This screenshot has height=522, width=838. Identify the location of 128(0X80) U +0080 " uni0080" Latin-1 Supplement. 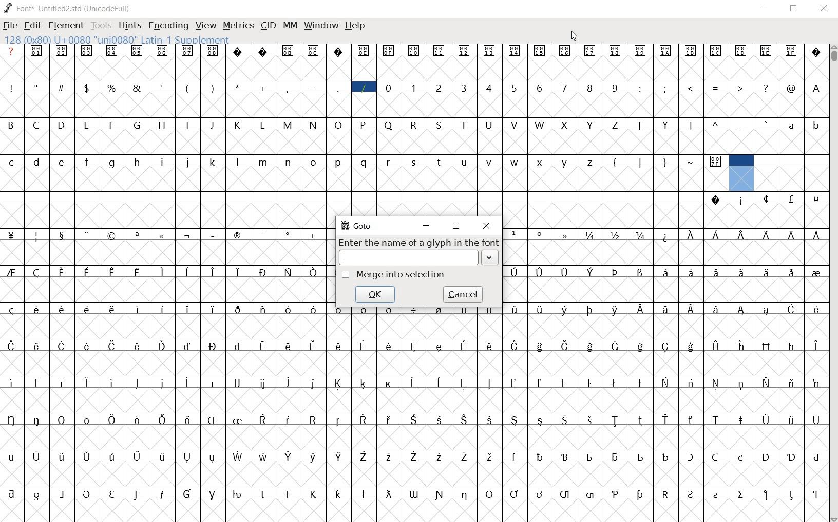
(116, 38).